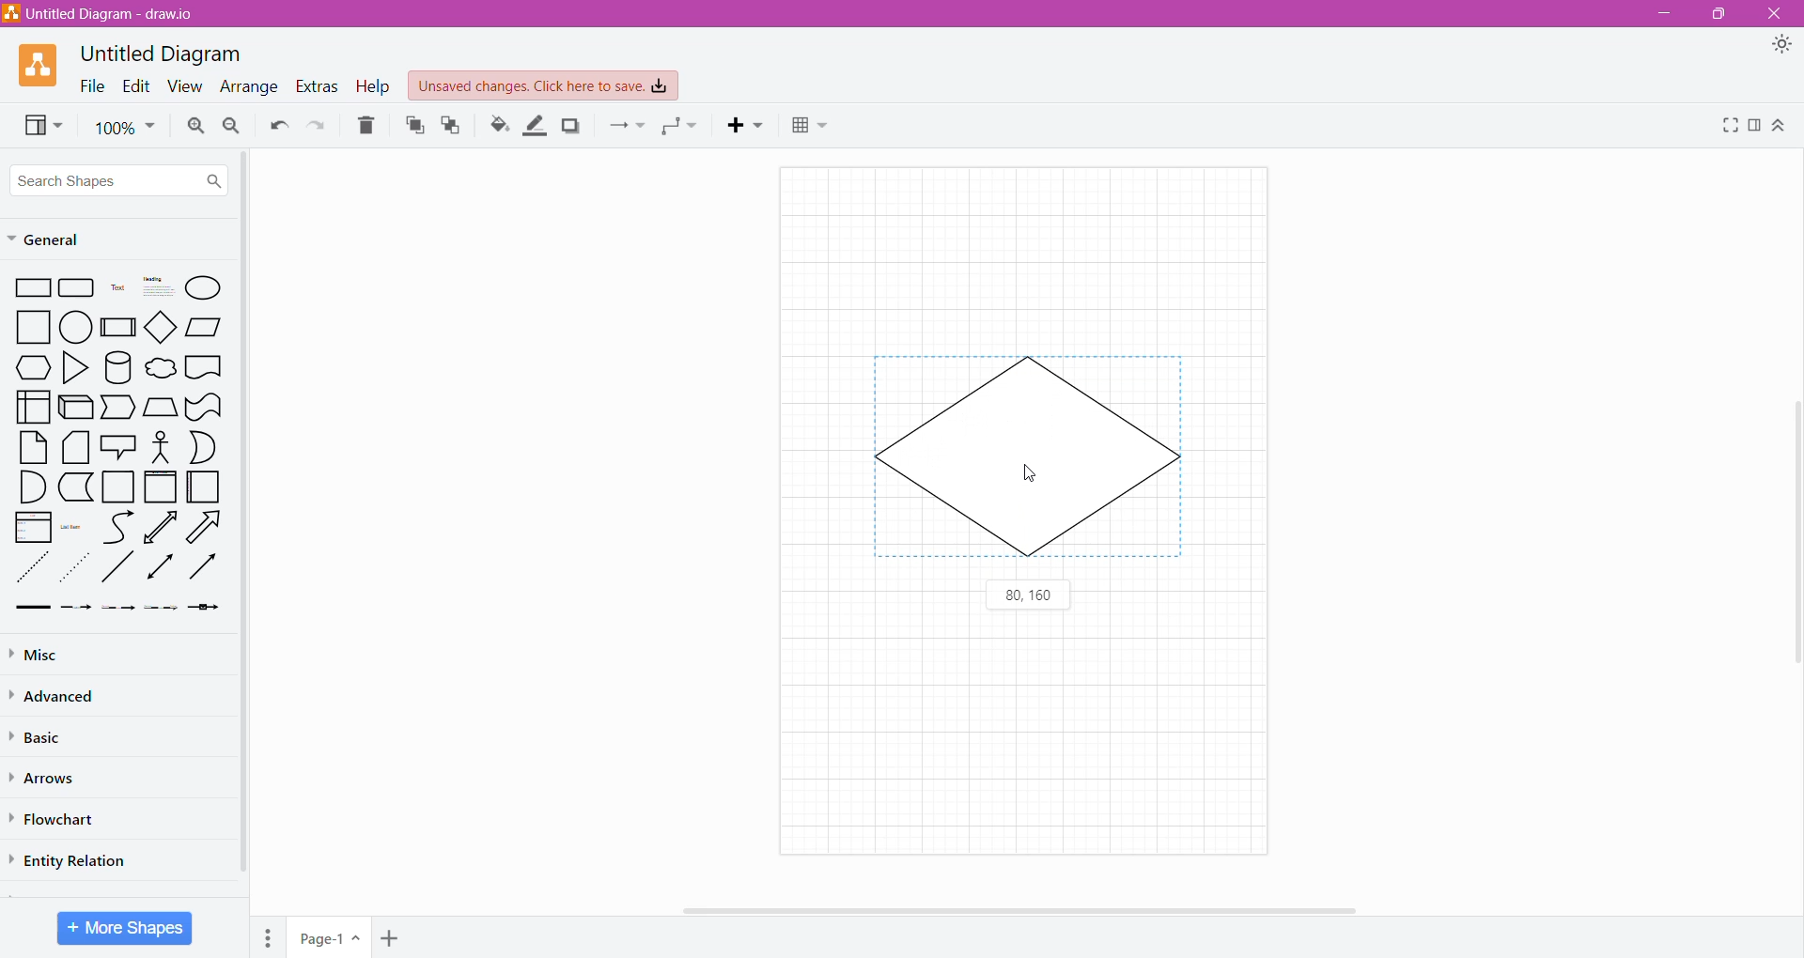  What do you see at coordinates (77, 609) in the screenshot?
I see `Connector with Label` at bounding box center [77, 609].